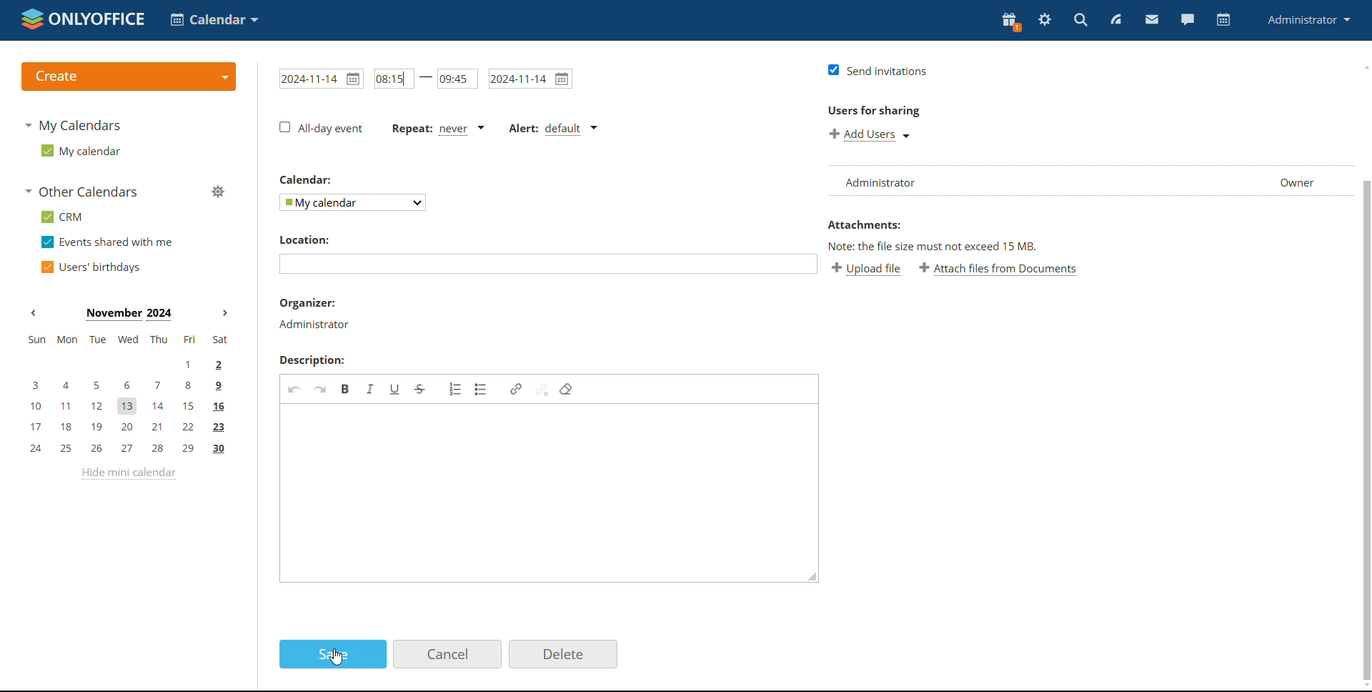 The width and height of the screenshot is (1372, 692). What do you see at coordinates (482, 390) in the screenshot?
I see `Insert or remove bulleted list` at bounding box center [482, 390].